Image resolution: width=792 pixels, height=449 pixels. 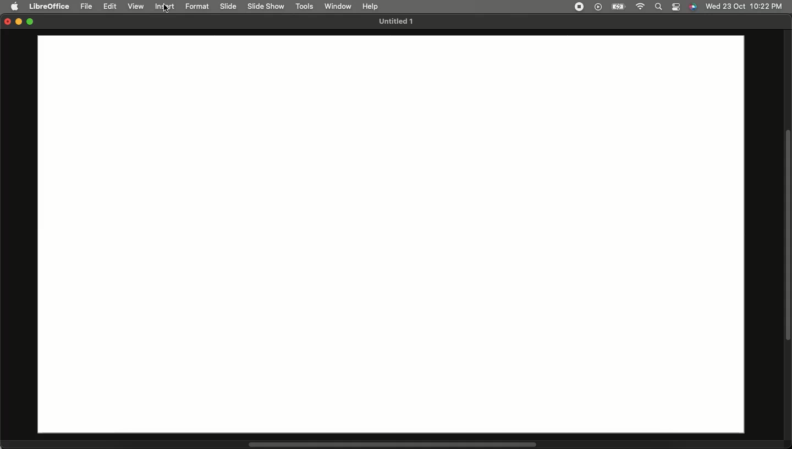 I want to click on Close, so click(x=5, y=23).